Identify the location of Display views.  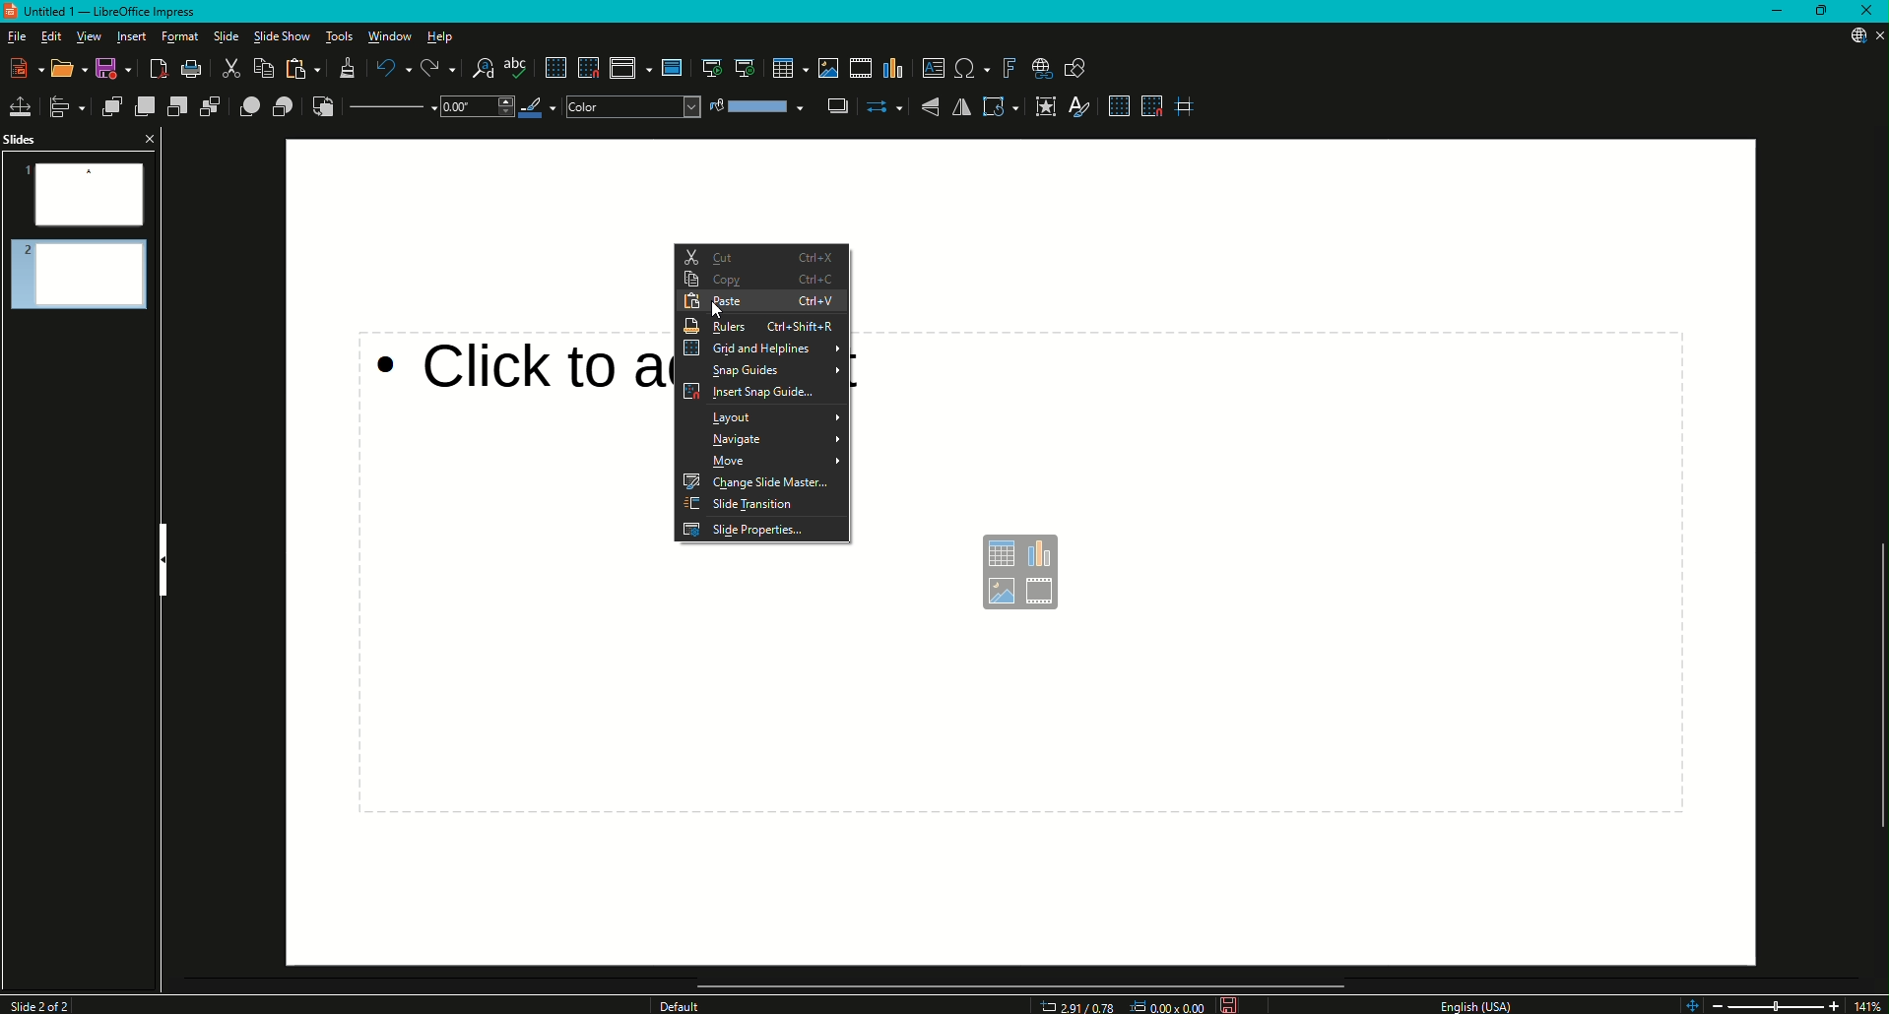
(626, 68).